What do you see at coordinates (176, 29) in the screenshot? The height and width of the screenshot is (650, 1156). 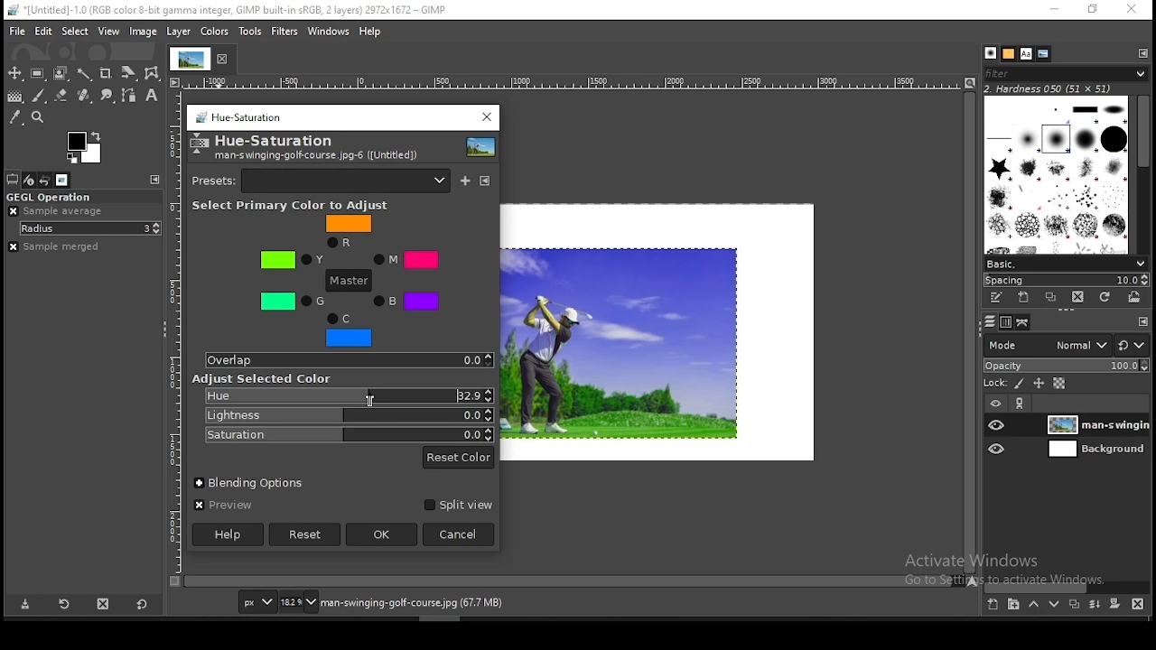 I see `layer` at bounding box center [176, 29].